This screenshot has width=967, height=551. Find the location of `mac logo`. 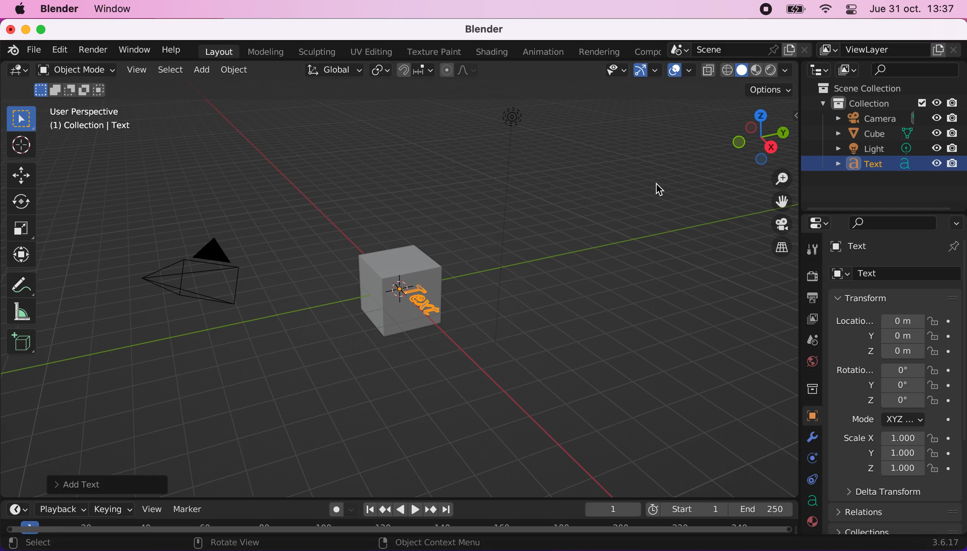

mac logo is located at coordinates (19, 9).